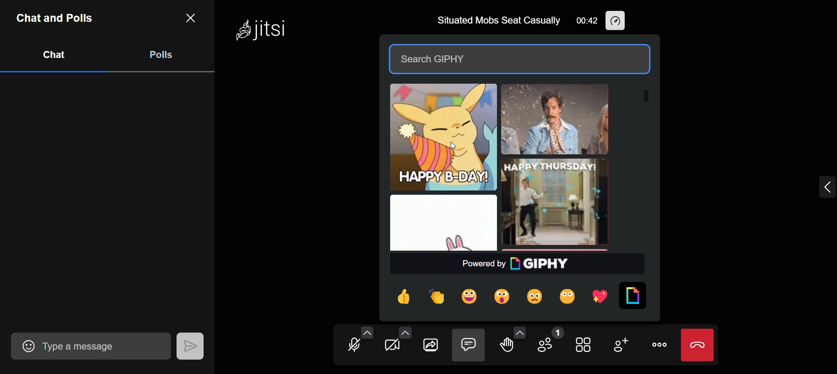  What do you see at coordinates (402, 296) in the screenshot?
I see `thumb reactions` at bounding box center [402, 296].